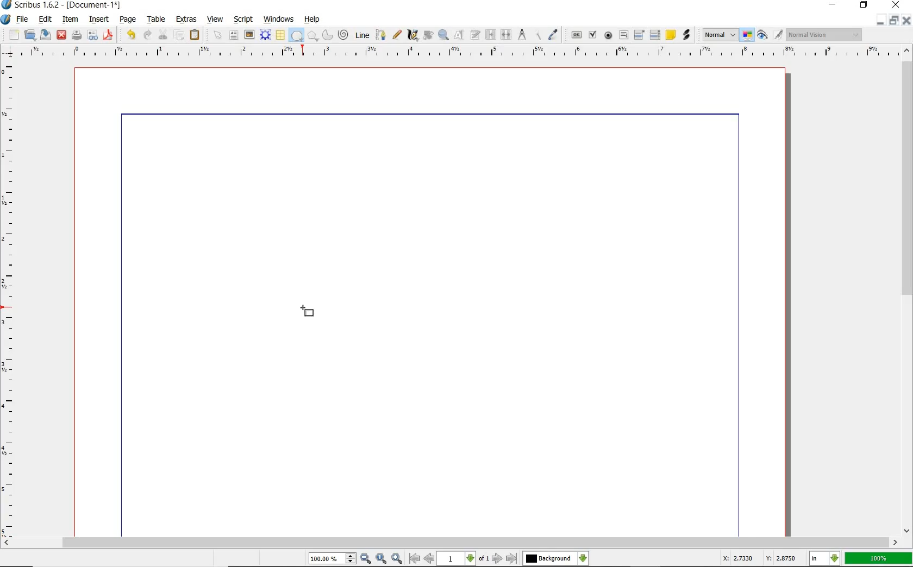  I want to click on CUT, so click(164, 34).